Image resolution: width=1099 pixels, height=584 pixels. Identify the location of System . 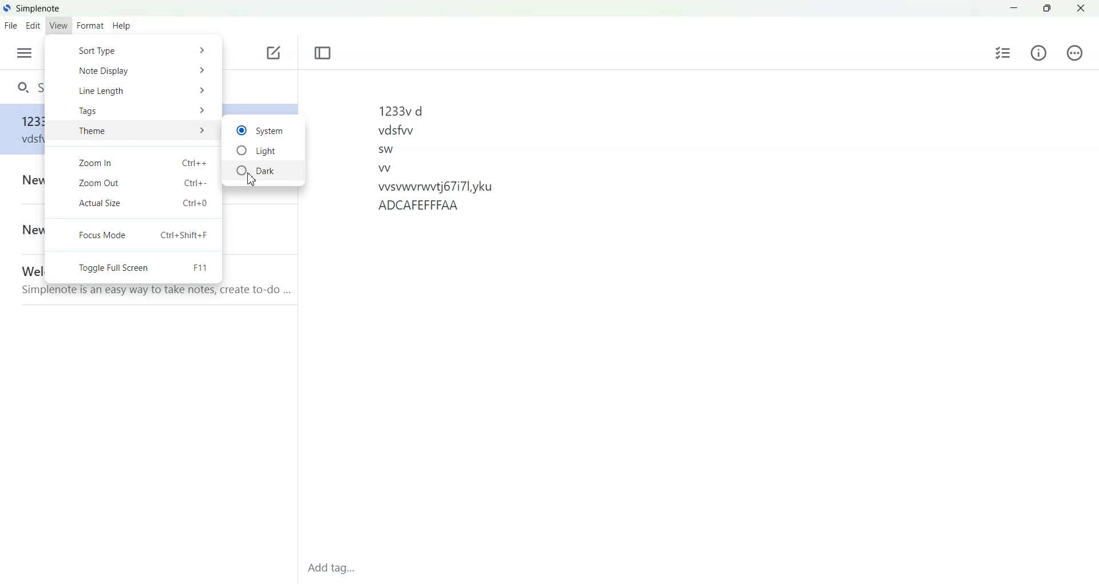
(261, 131).